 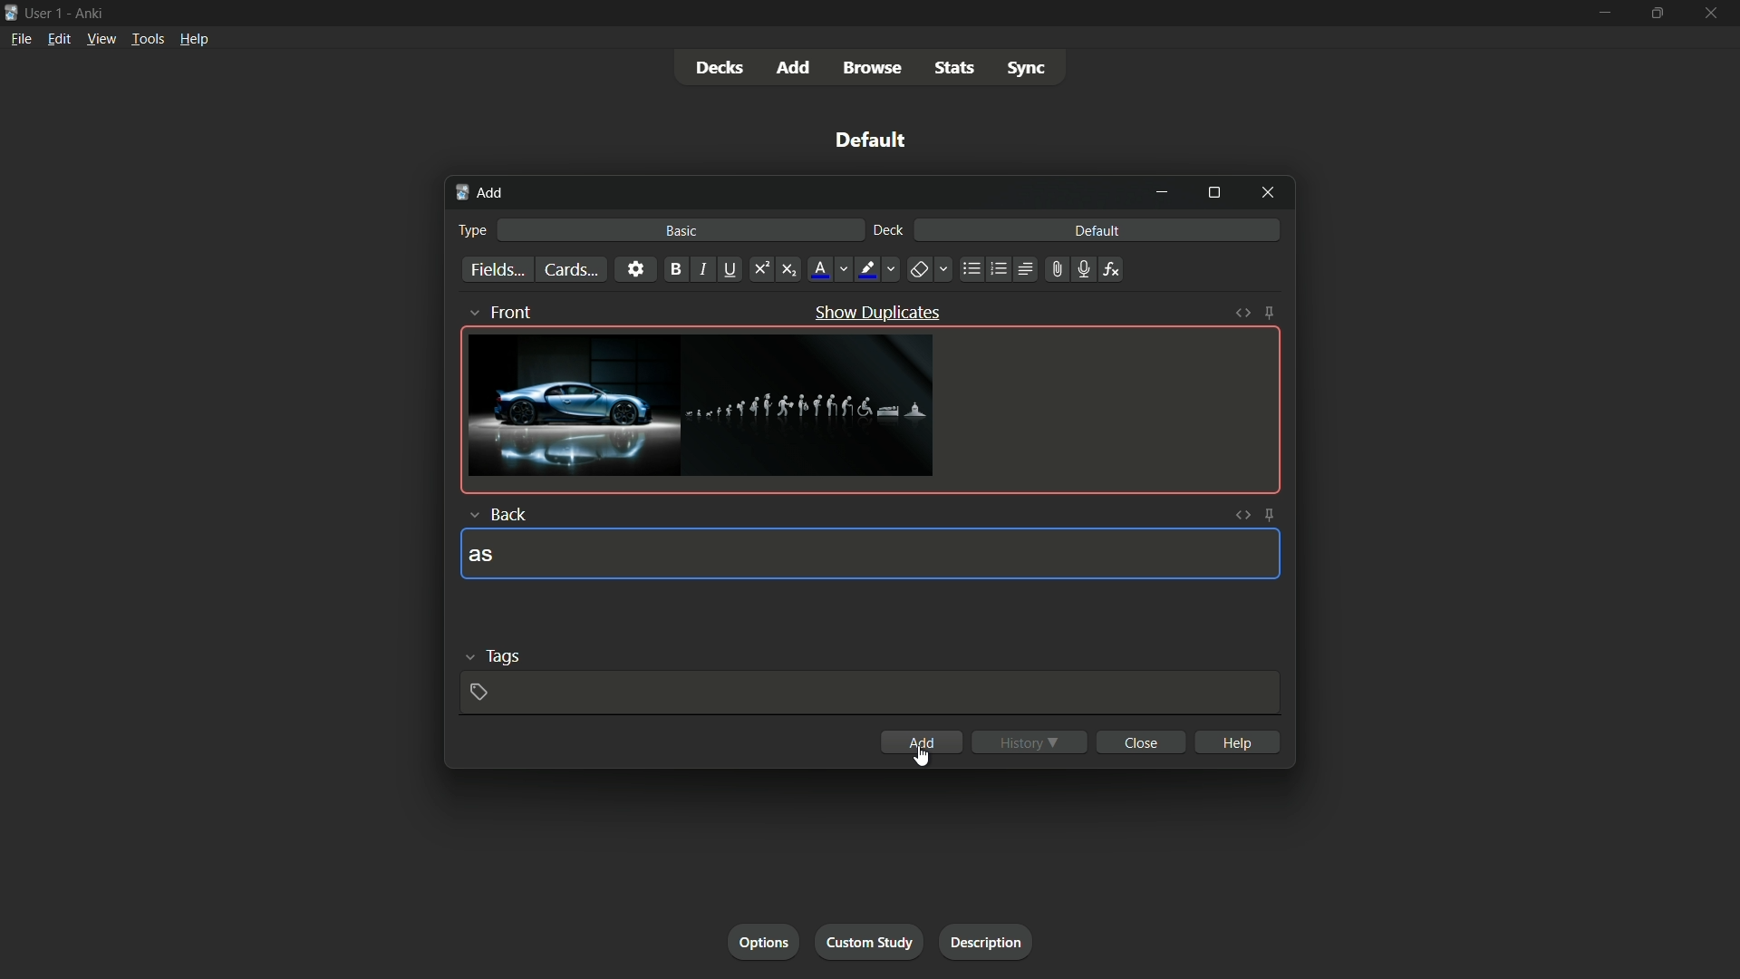 I want to click on toggle sticky, so click(x=1271, y=312).